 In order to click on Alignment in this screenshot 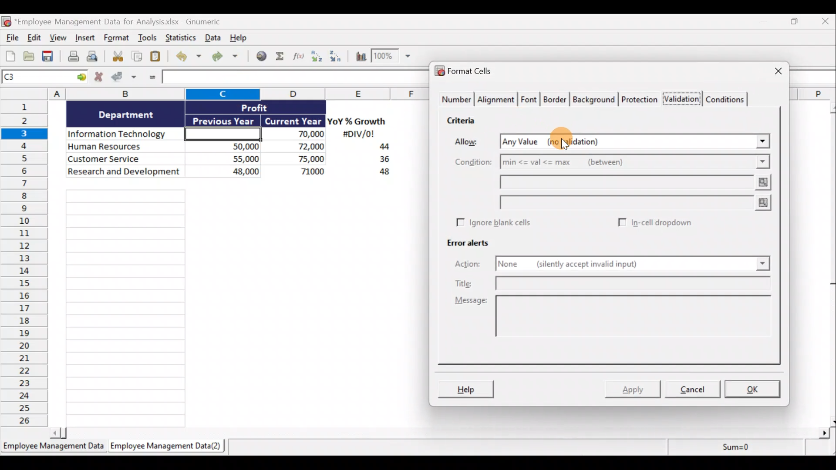, I will do `click(497, 100)`.